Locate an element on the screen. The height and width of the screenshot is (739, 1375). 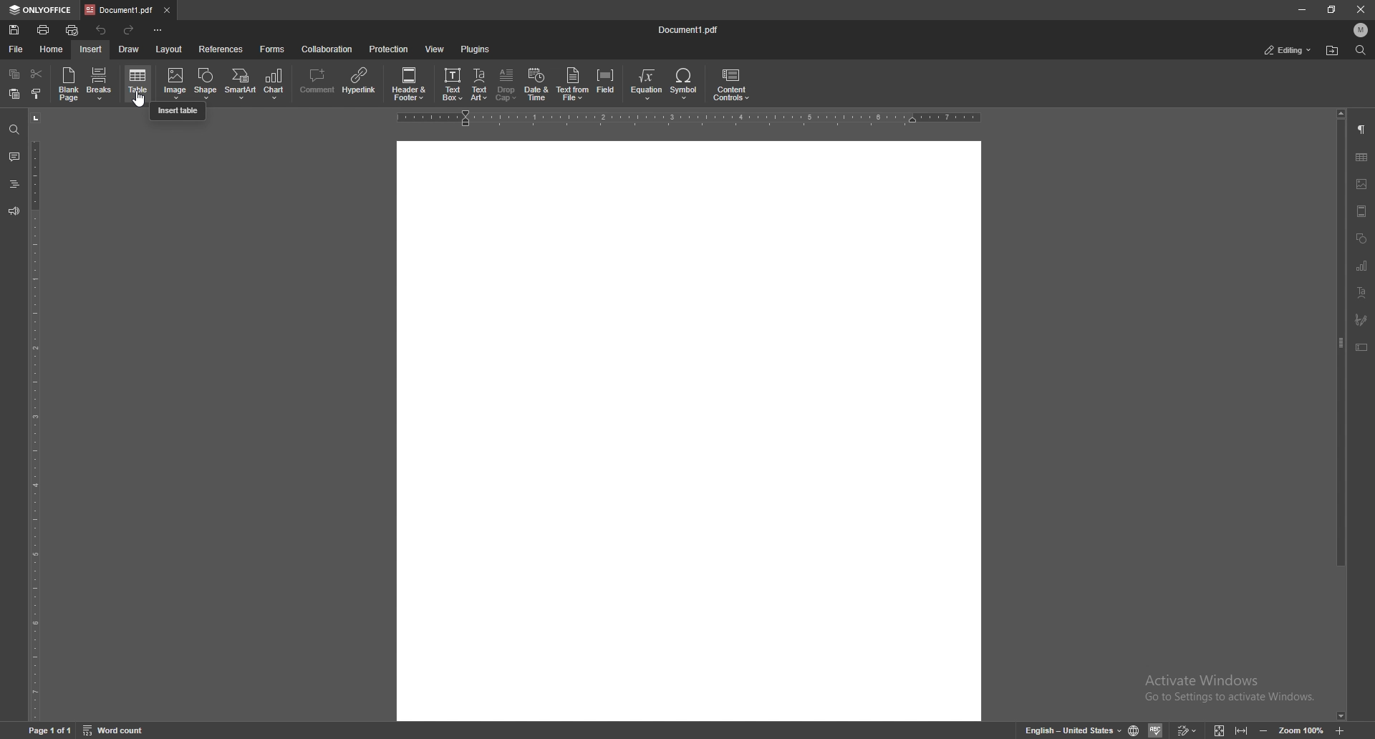
paragraph is located at coordinates (1363, 128).